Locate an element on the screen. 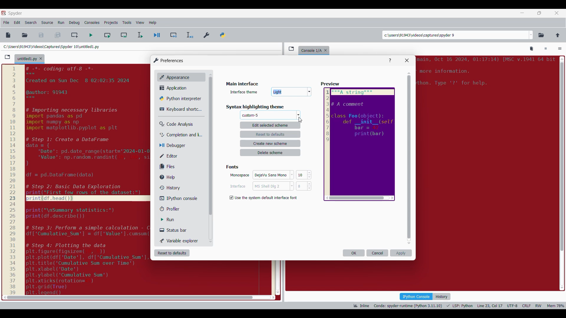  Edit menu is located at coordinates (17, 23).